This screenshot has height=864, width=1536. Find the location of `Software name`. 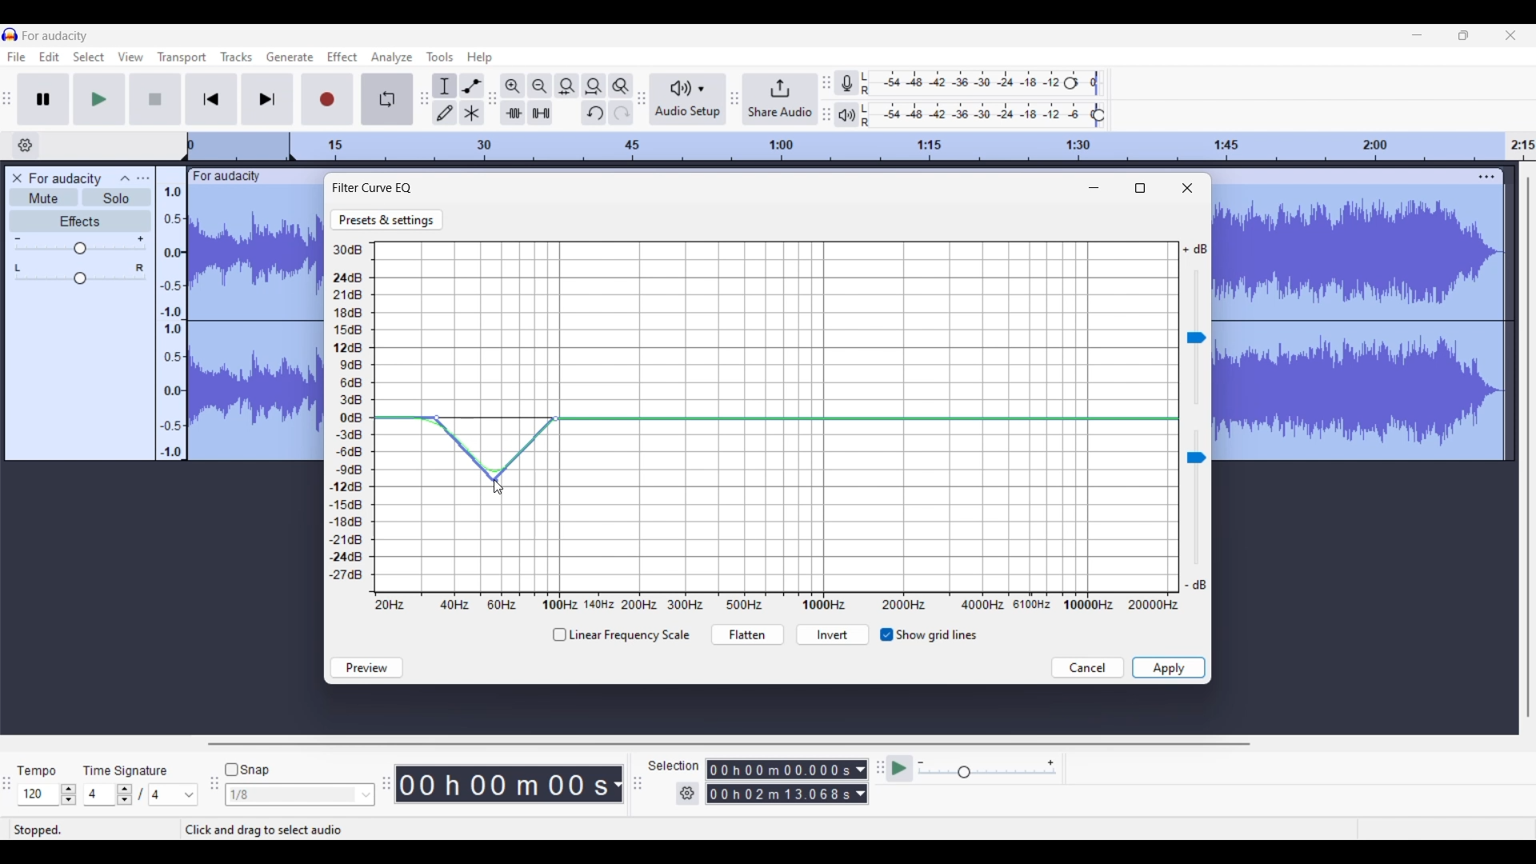

Software name is located at coordinates (56, 35).